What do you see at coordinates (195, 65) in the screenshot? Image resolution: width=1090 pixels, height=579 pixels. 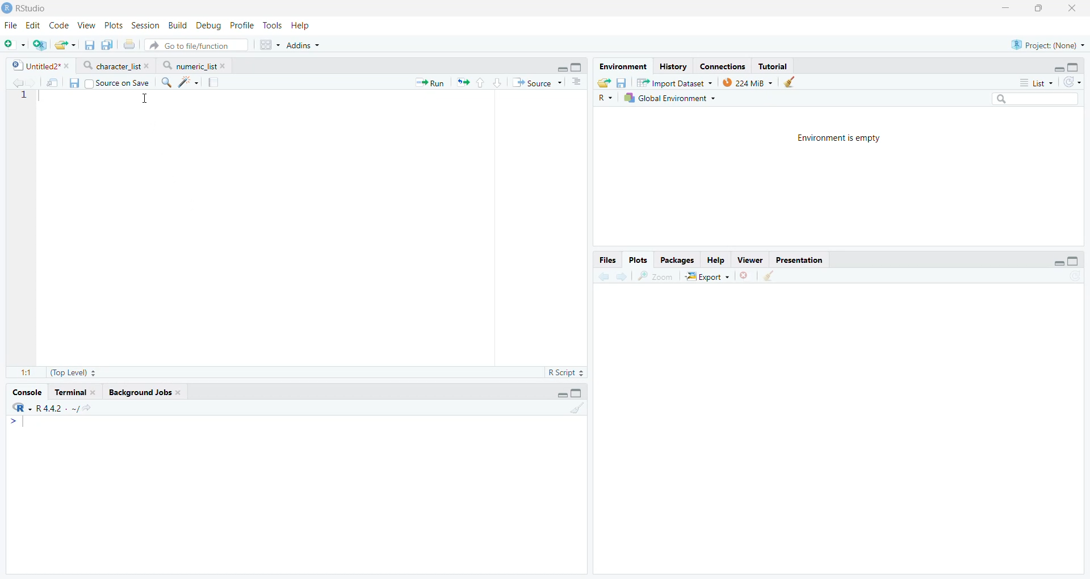 I see `numeric_list` at bounding box center [195, 65].